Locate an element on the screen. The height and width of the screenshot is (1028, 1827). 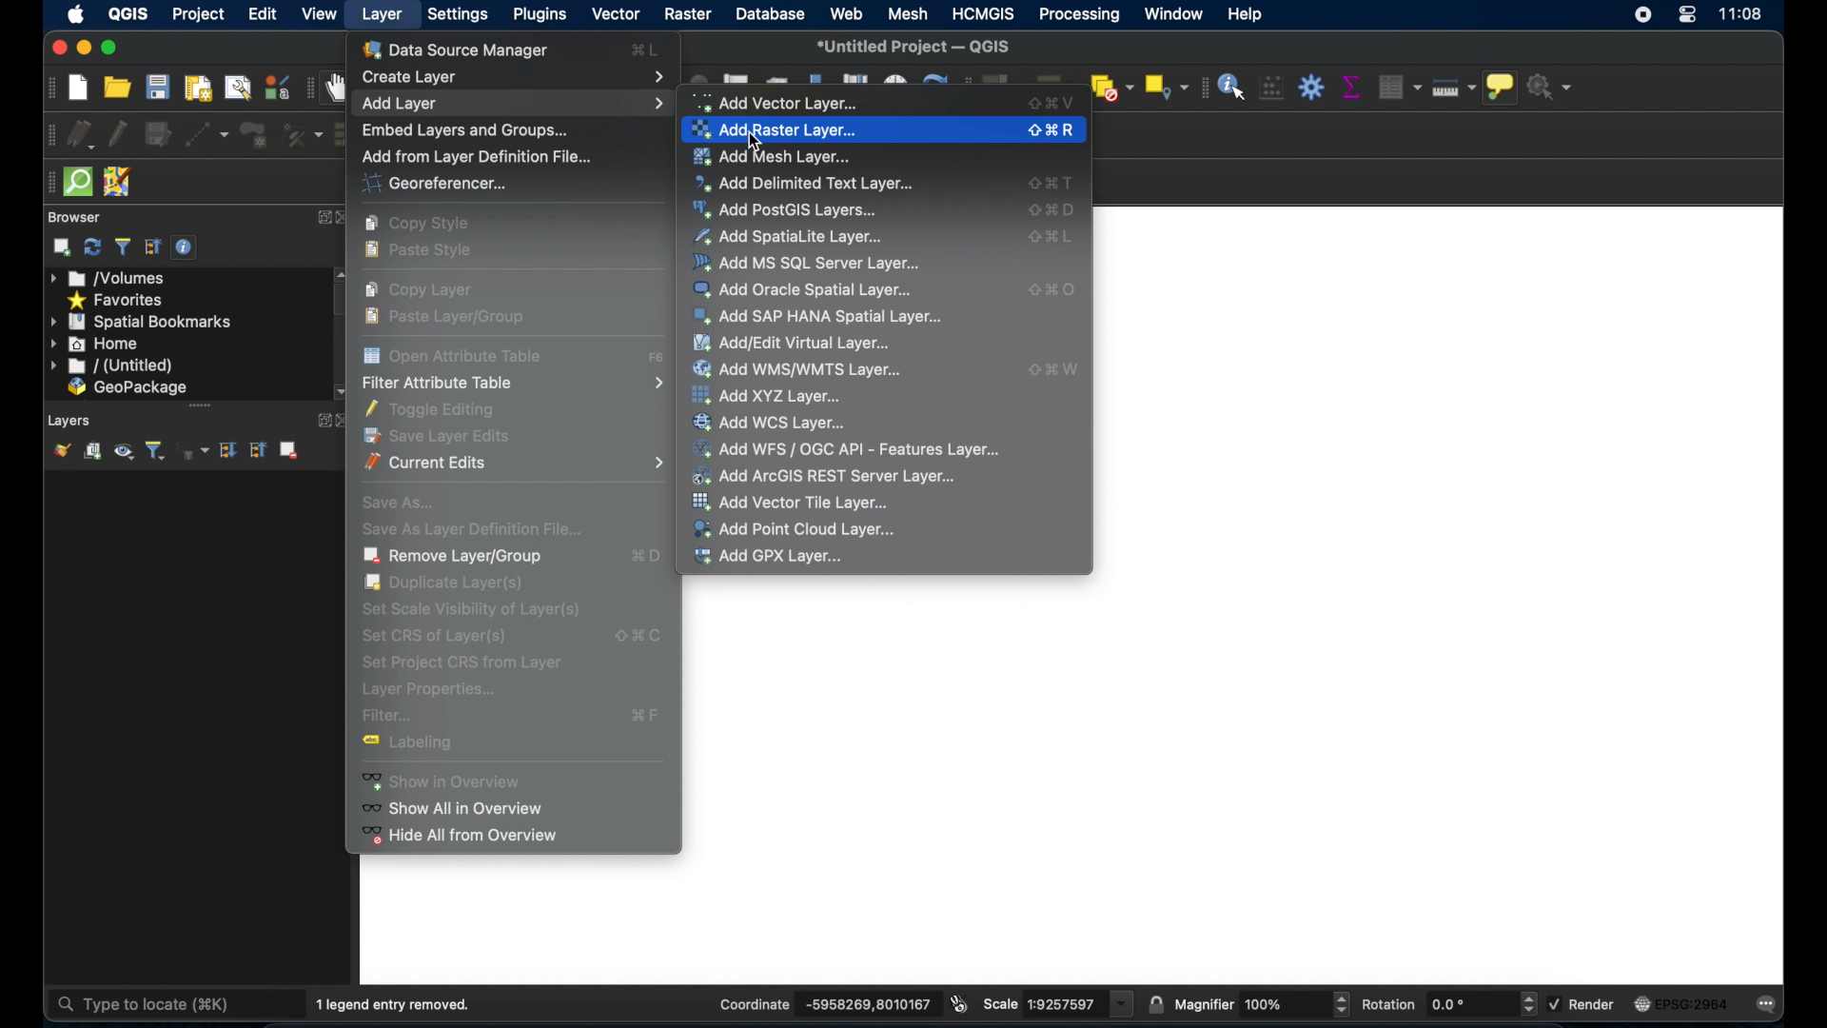
untitled project - QGIS is located at coordinates (918, 46).